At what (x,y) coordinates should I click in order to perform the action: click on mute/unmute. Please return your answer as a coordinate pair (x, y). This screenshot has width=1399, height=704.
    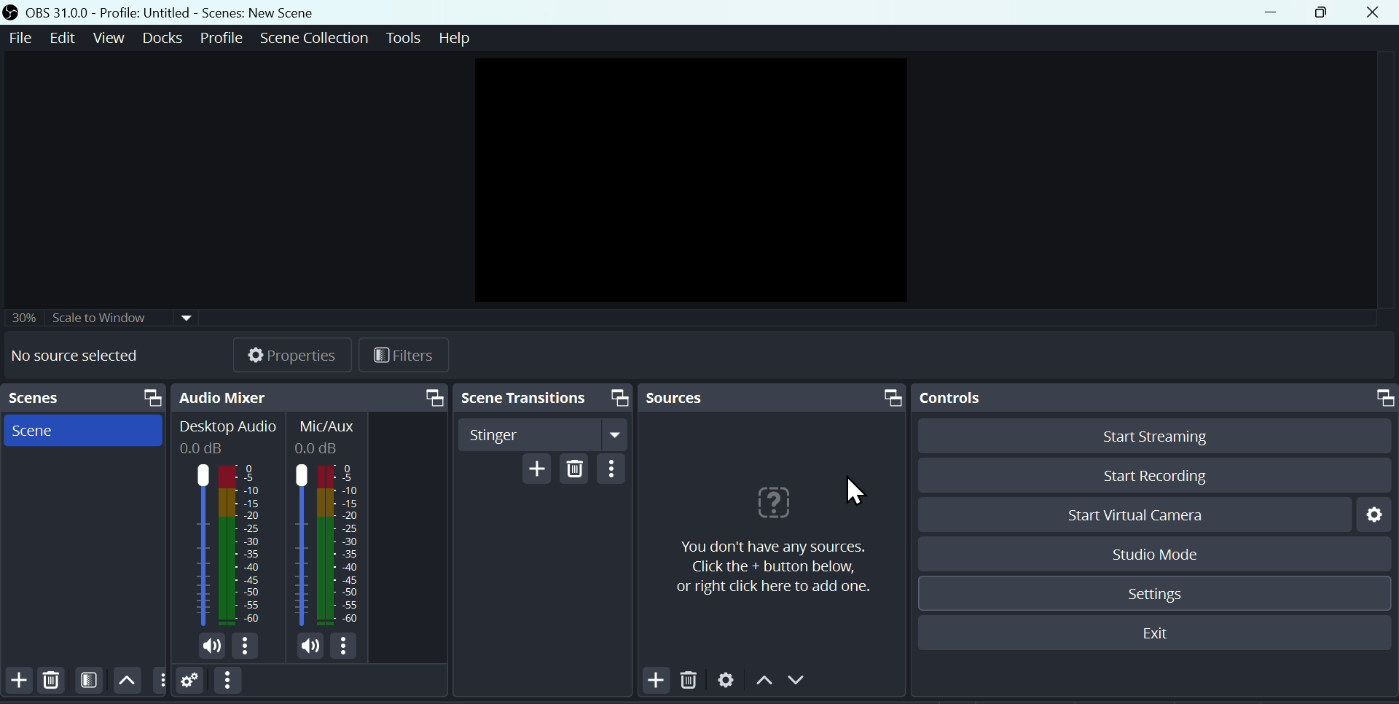
    Looking at the image, I should click on (306, 646).